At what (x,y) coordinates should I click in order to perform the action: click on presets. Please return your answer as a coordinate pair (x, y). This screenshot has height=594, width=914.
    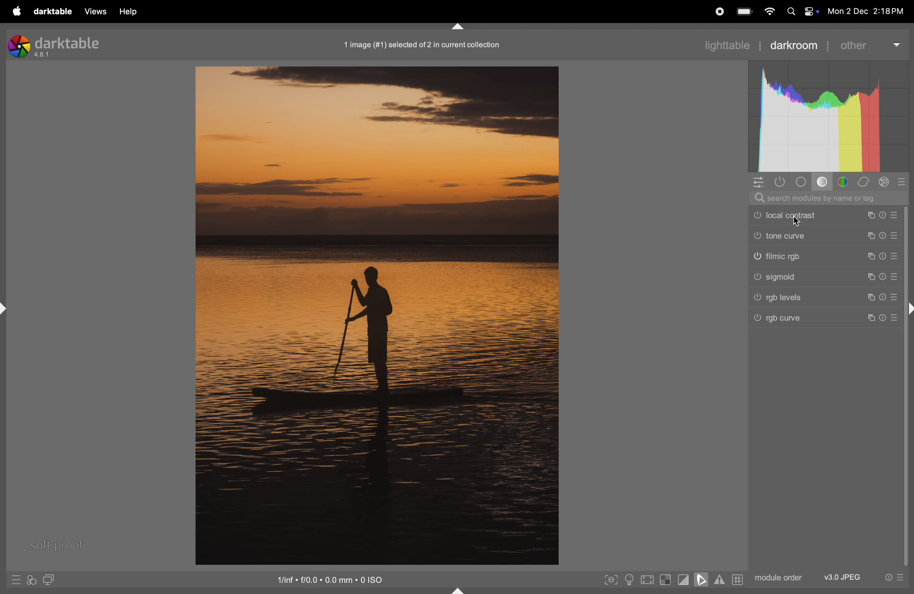
    Looking at the image, I should click on (894, 578).